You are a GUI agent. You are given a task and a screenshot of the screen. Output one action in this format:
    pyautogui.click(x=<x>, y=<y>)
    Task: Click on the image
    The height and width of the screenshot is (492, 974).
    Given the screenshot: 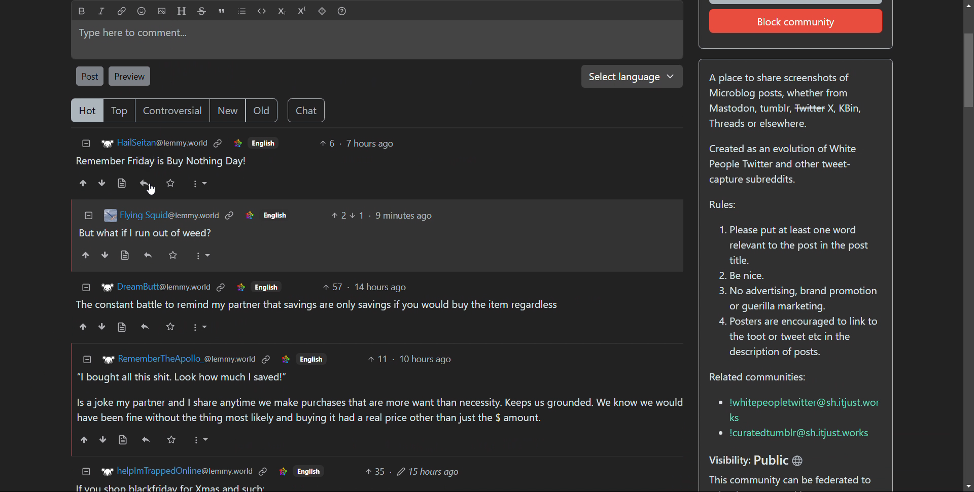 What is the action you would take?
    pyautogui.click(x=103, y=472)
    